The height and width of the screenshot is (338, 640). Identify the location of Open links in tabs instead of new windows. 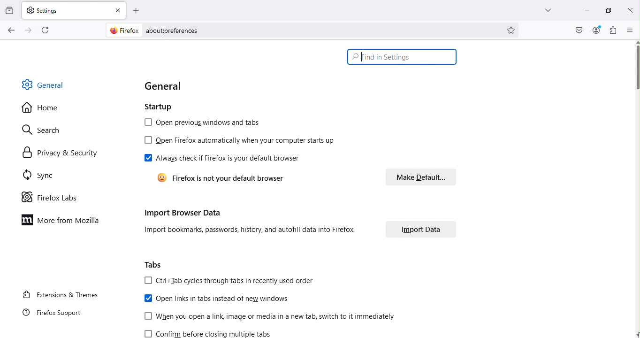
(216, 300).